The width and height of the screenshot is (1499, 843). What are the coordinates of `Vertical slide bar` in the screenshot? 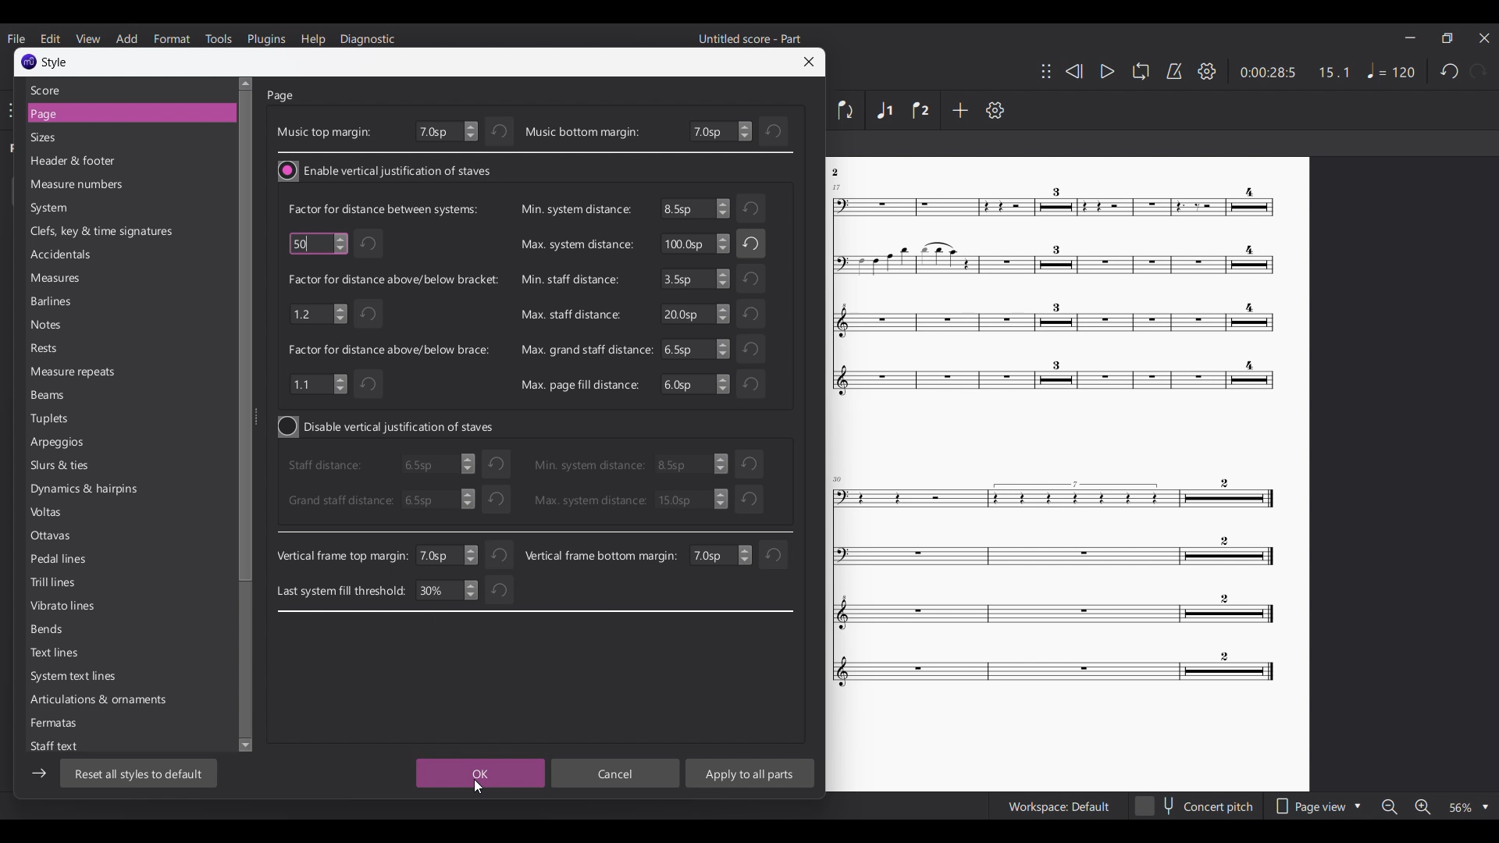 It's located at (245, 415).